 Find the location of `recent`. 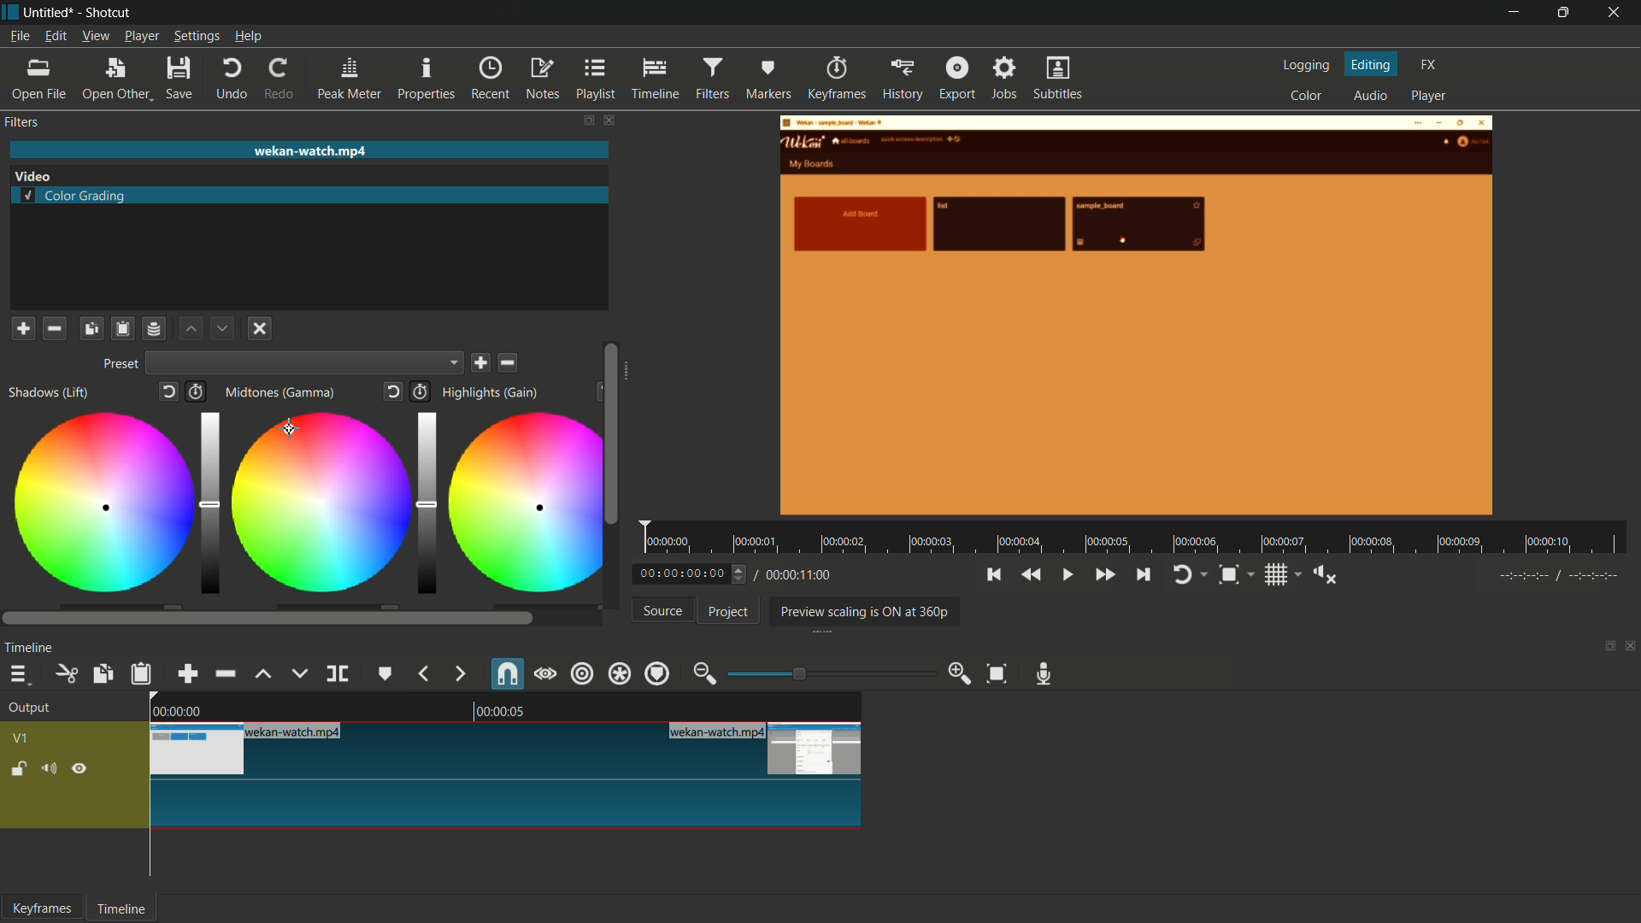

recent is located at coordinates (491, 79).